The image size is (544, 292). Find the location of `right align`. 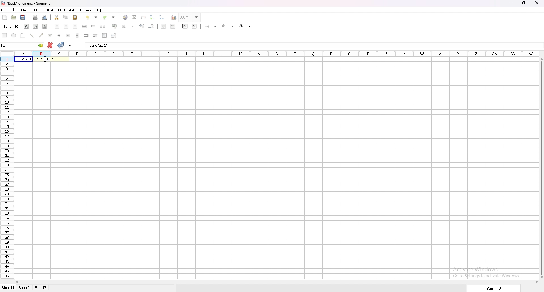

right align is located at coordinates (75, 26).